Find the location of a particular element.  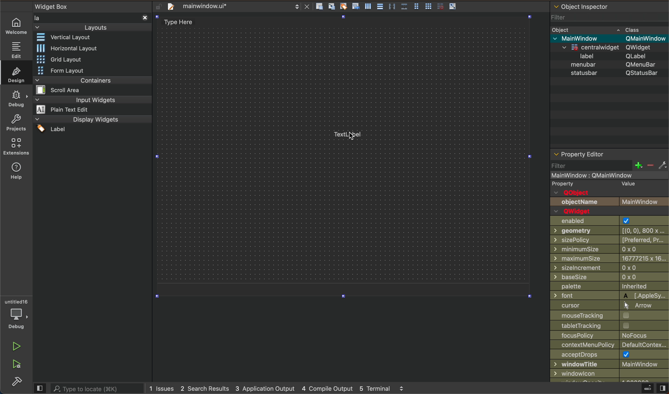

build is located at coordinates (14, 382).